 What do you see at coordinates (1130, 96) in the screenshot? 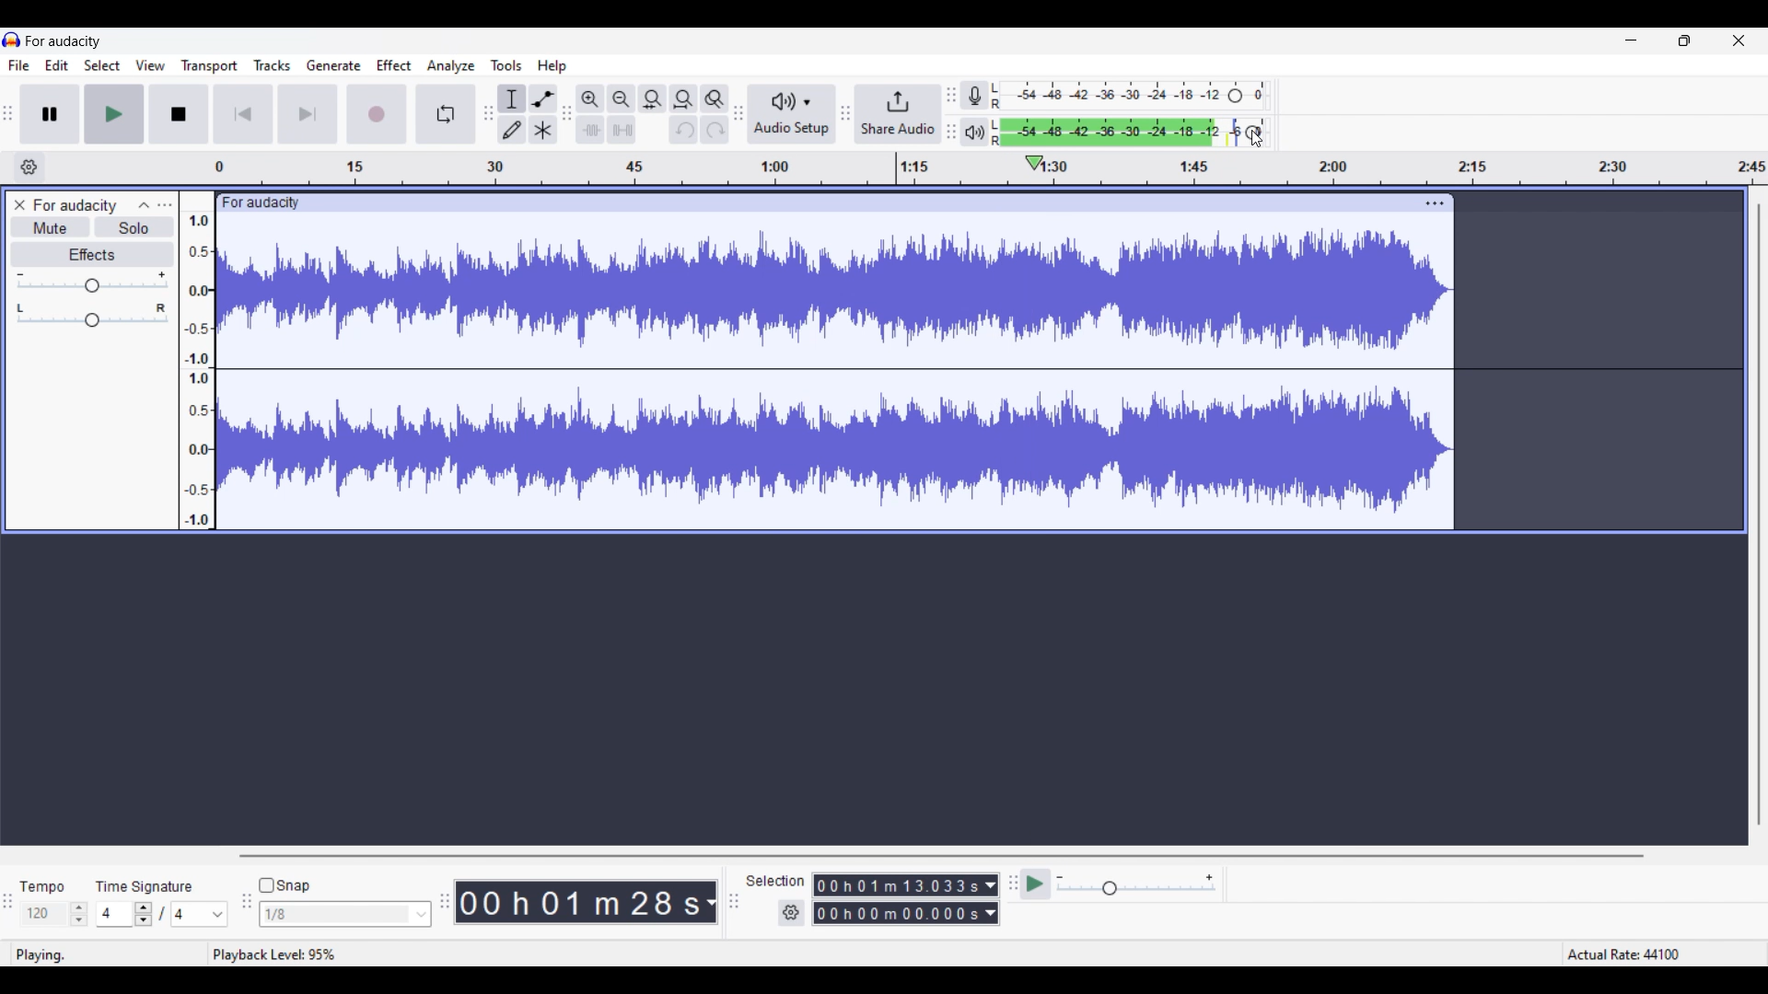
I see `Recording level` at bounding box center [1130, 96].